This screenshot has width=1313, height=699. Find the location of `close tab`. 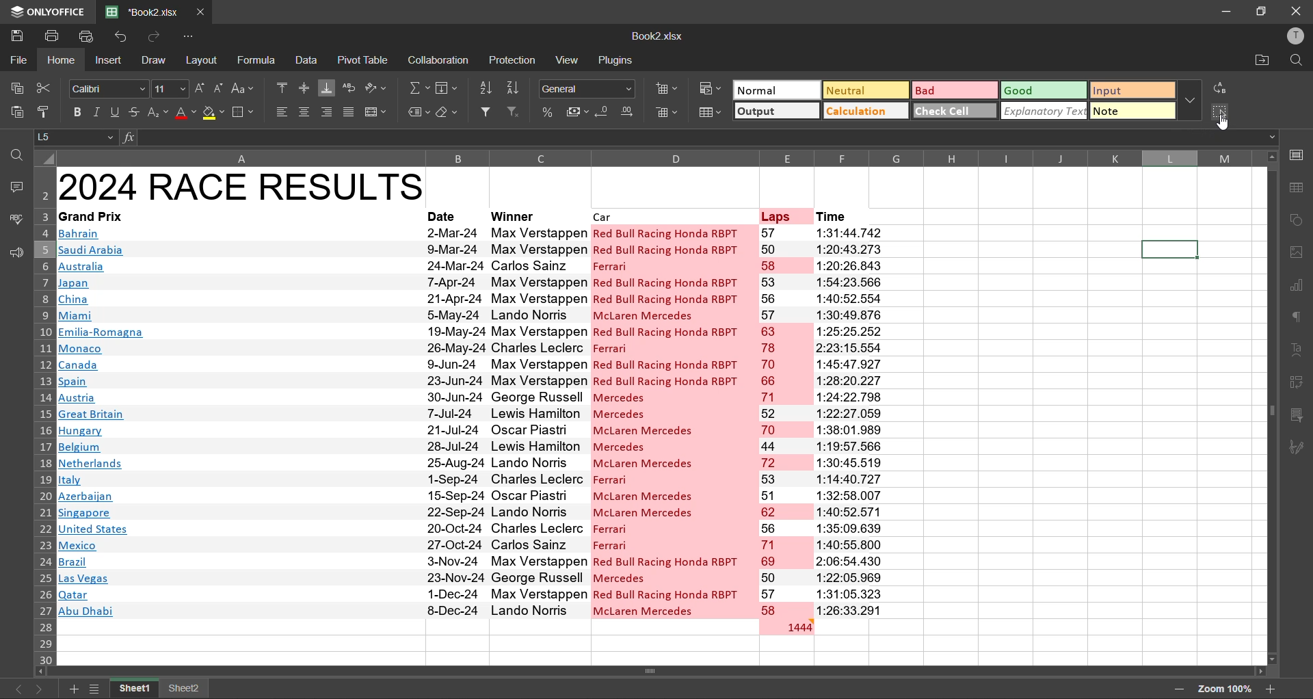

close tab is located at coordinates (202, 11).